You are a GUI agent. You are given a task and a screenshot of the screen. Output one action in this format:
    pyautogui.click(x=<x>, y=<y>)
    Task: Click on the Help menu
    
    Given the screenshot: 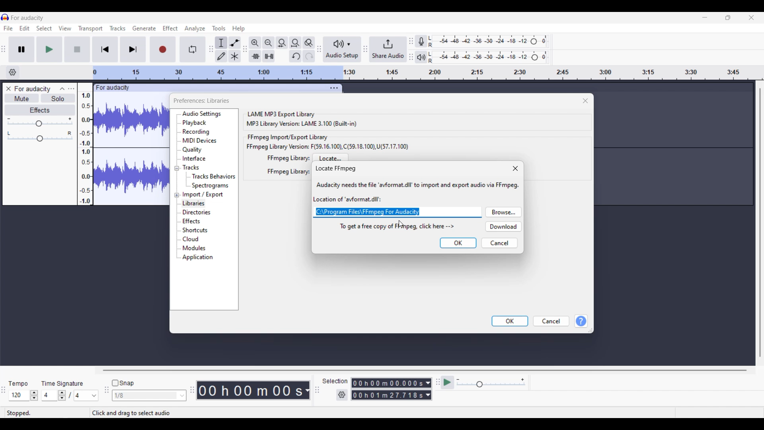 What is the action you would take?
    pyautogui.click(x=239, y=29)
    